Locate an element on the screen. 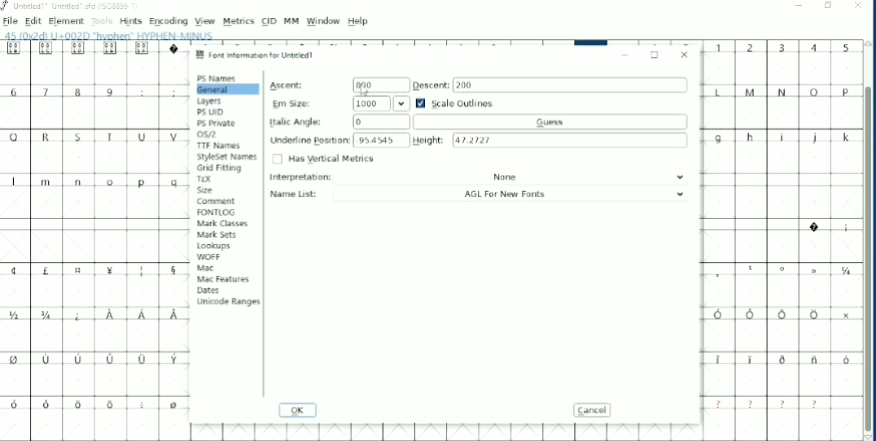 Image resolution: width=876 pixels, height=441 pixels. Grid Fitting is located at coordinates (221, 168).